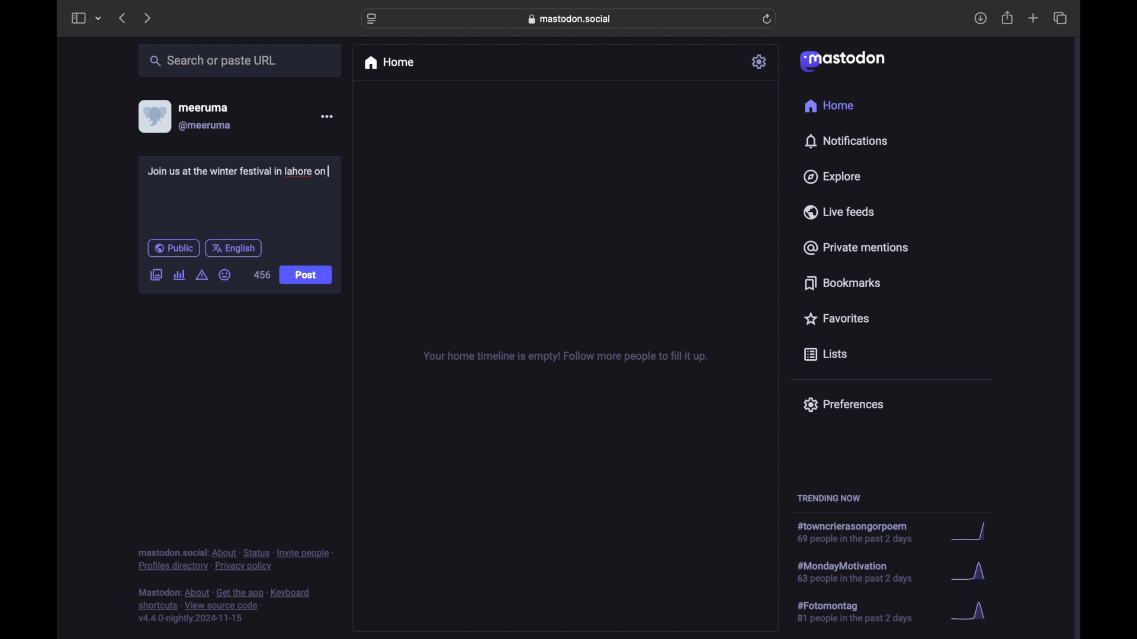 This screenshot has height=639, width=1137. Describe the element at coordinates (572, 18) in the screenshot. I see `web address` at that location.